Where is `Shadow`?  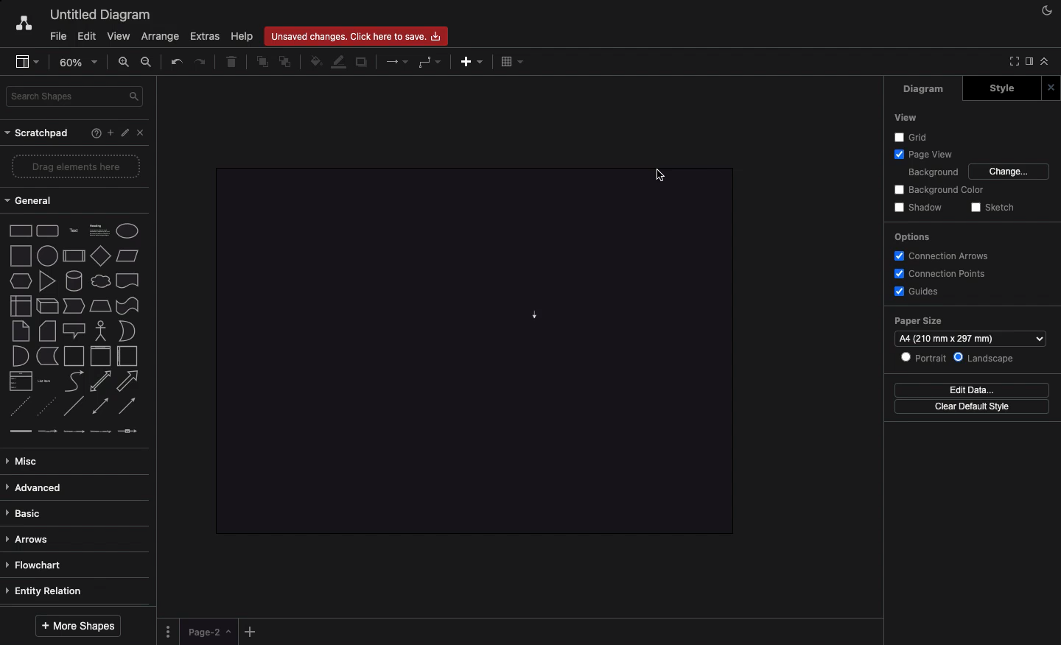 Shadow is located at coordinates (918, 208).